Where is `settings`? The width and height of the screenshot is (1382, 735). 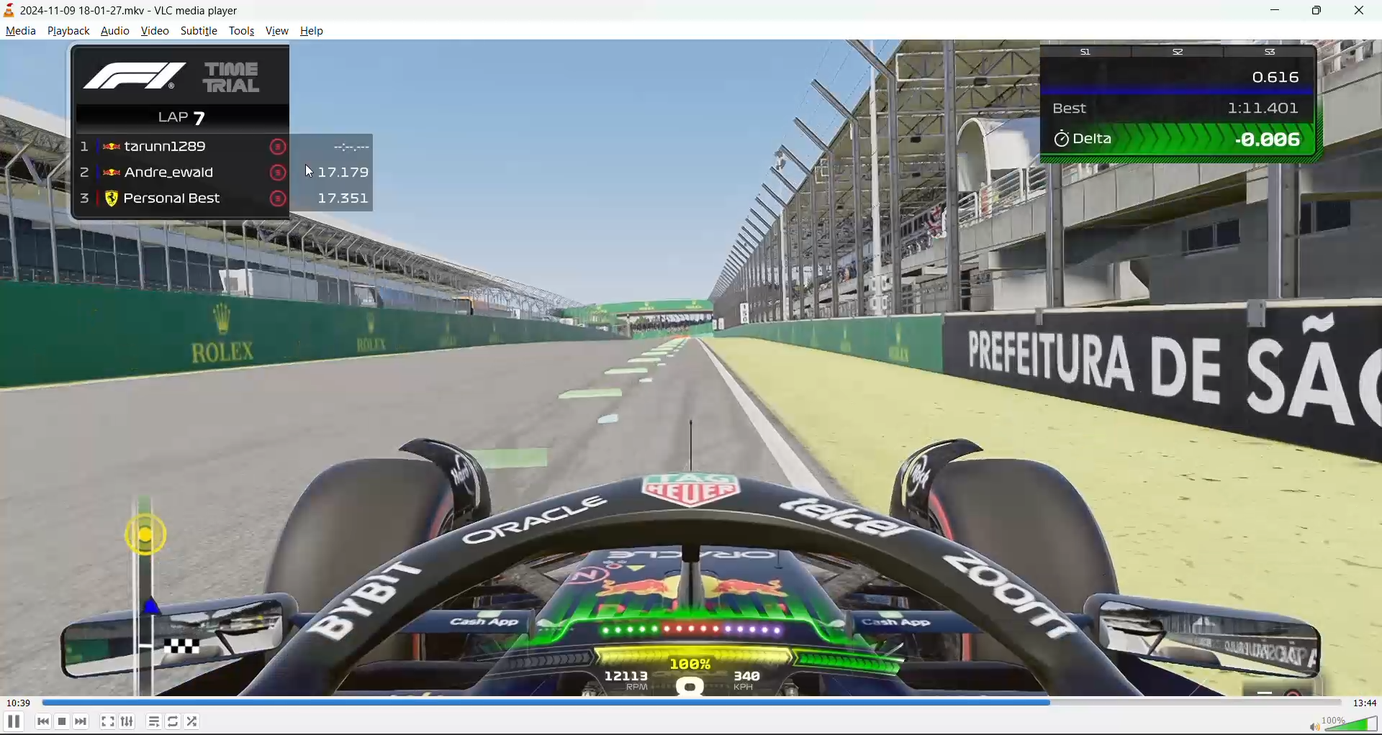
settings is located at coordinates (128, 722).